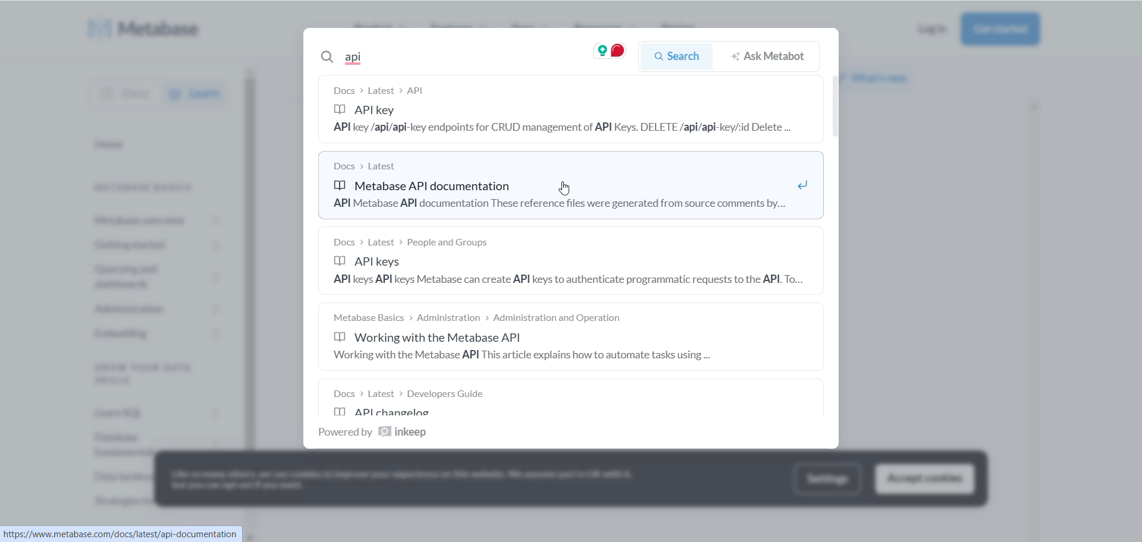 This screenshot has height=542, width=1142. Describe the element at coordinates (566, 112) in the screenshot. I see `API KEY DOCUMENTATION` at that location.